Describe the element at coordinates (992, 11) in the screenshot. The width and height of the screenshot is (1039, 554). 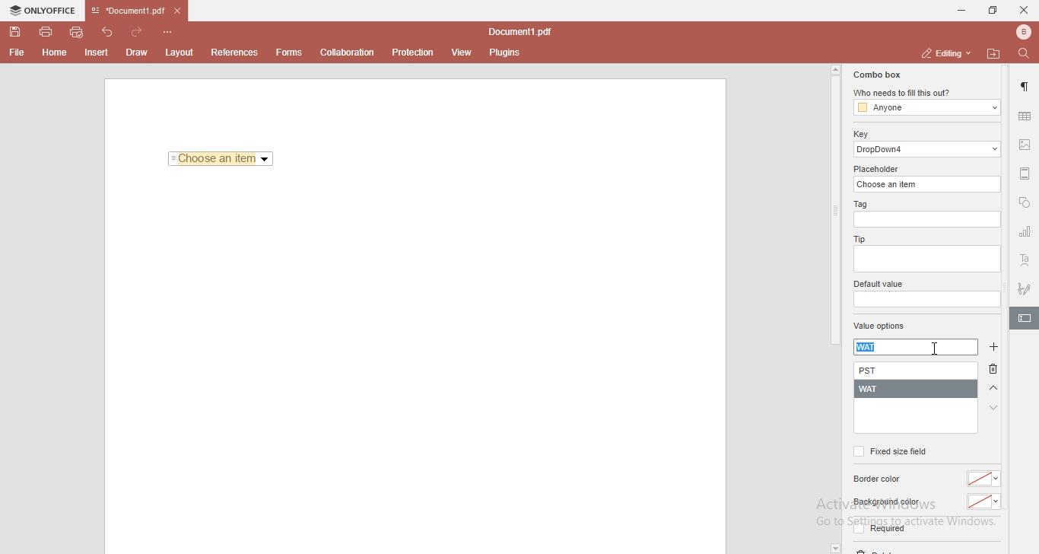
I see `restore` at that location.